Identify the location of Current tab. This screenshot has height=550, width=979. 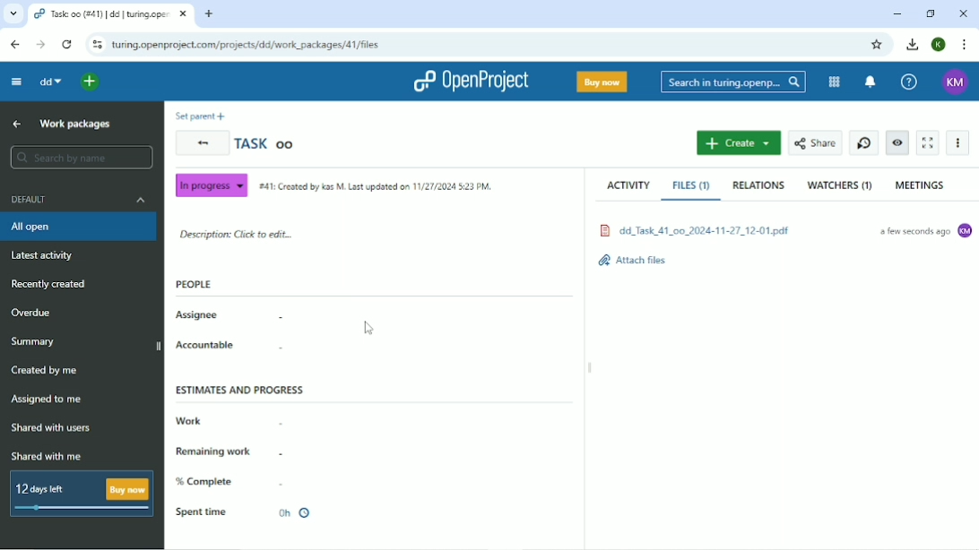
(111, 15).